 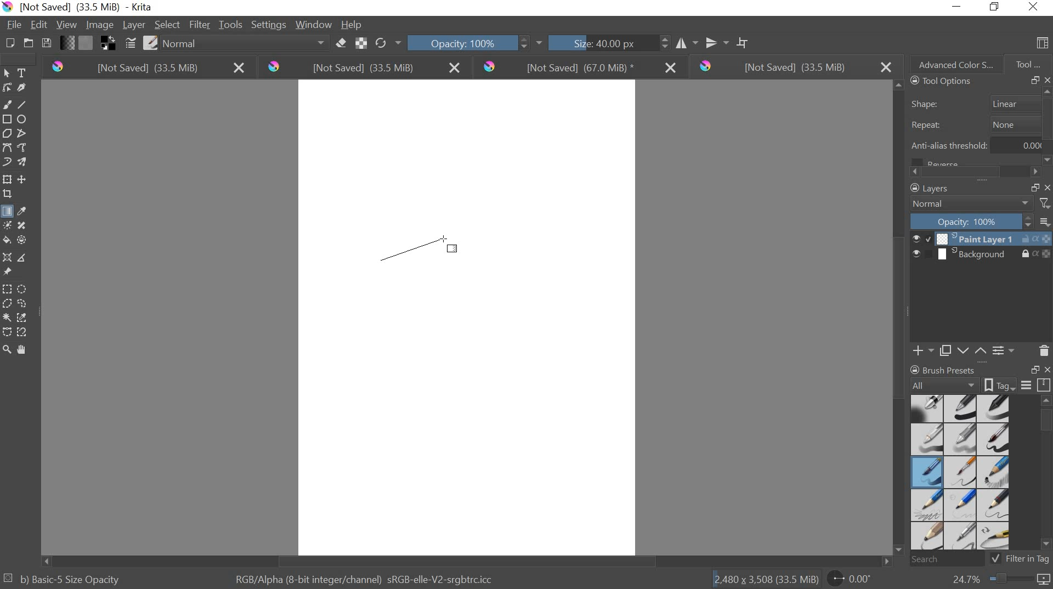 I want to click on smart patch tool, so click(x=25, y=224).